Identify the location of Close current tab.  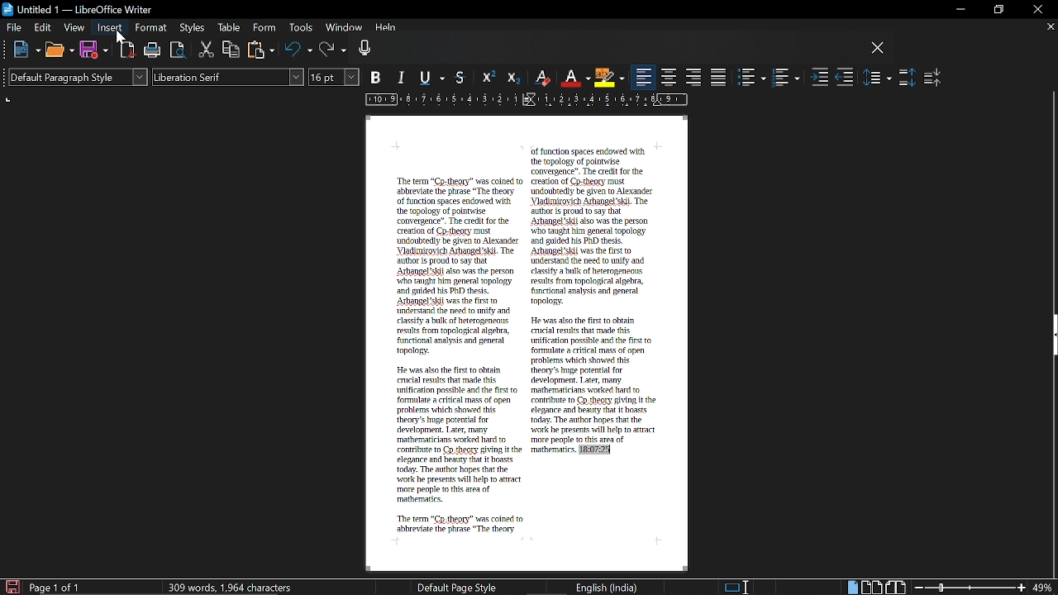
(1050, 26).